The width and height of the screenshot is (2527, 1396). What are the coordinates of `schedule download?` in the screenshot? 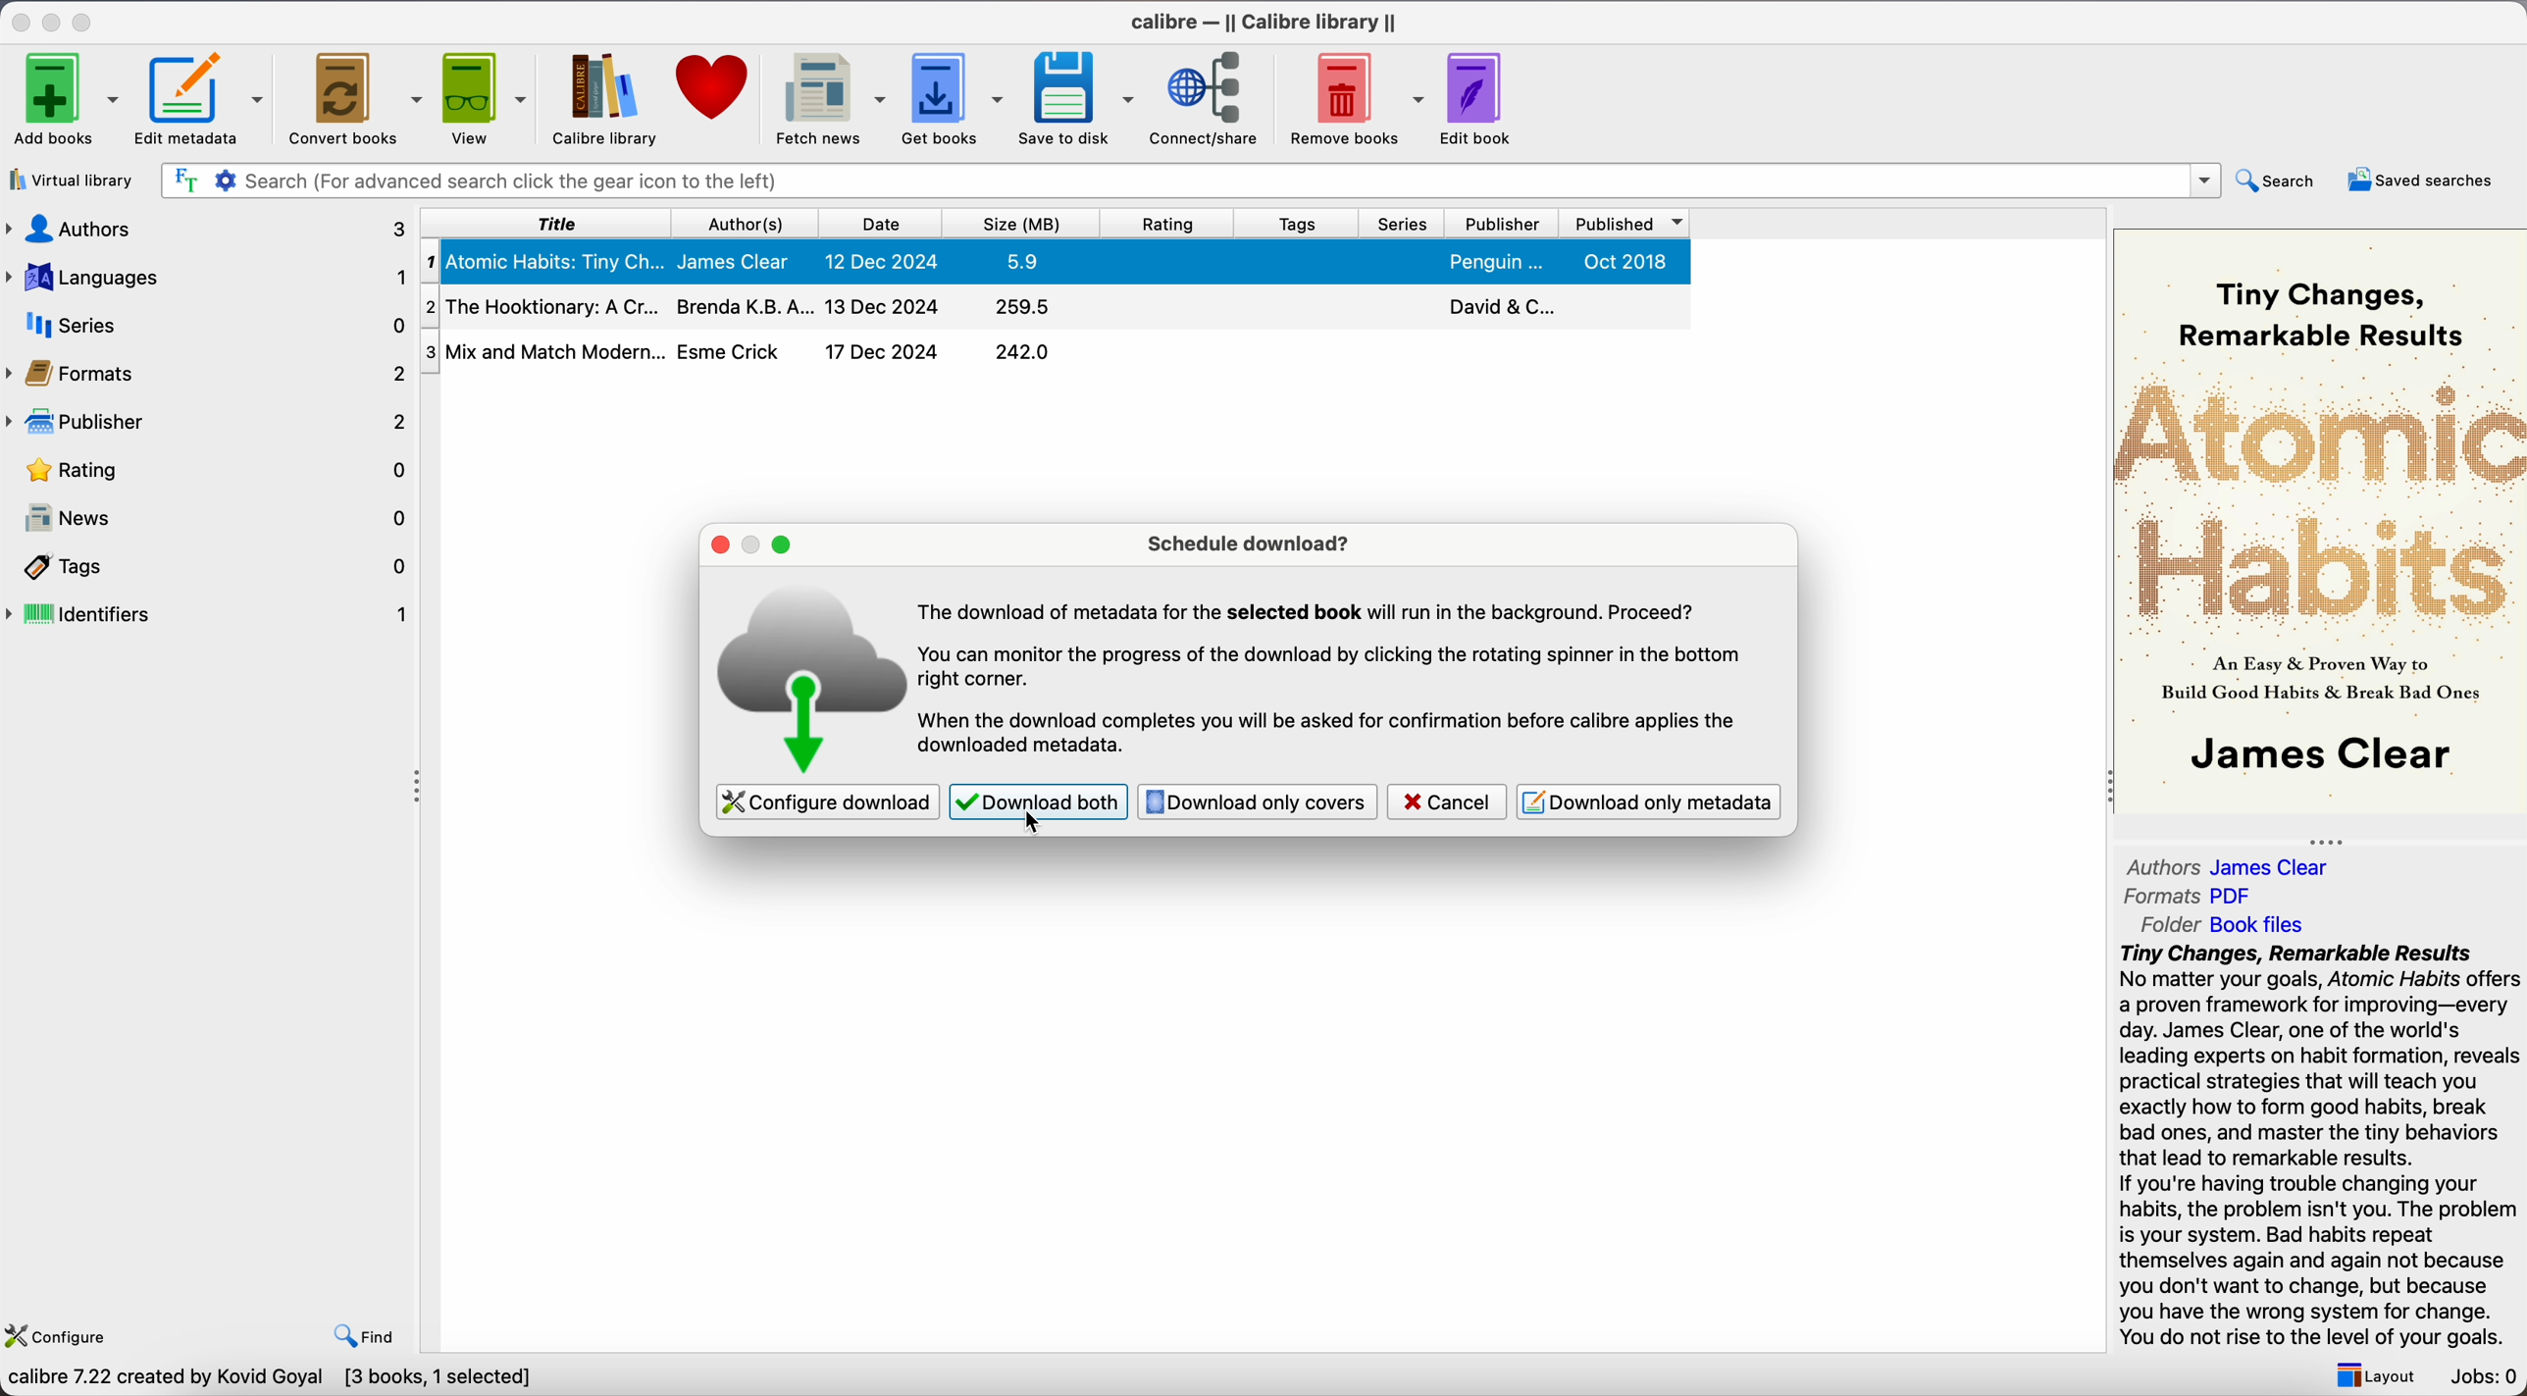 It's located at (1248, 543).